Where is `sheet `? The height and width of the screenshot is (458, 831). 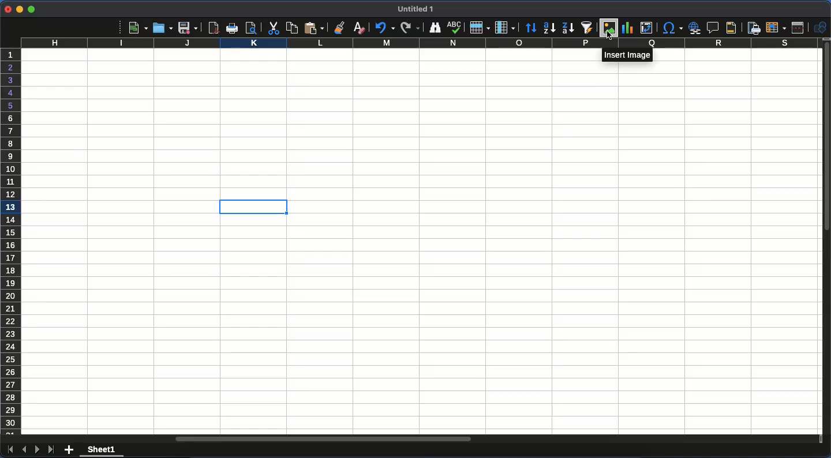
sheet  is located at coordinates (102, 451).